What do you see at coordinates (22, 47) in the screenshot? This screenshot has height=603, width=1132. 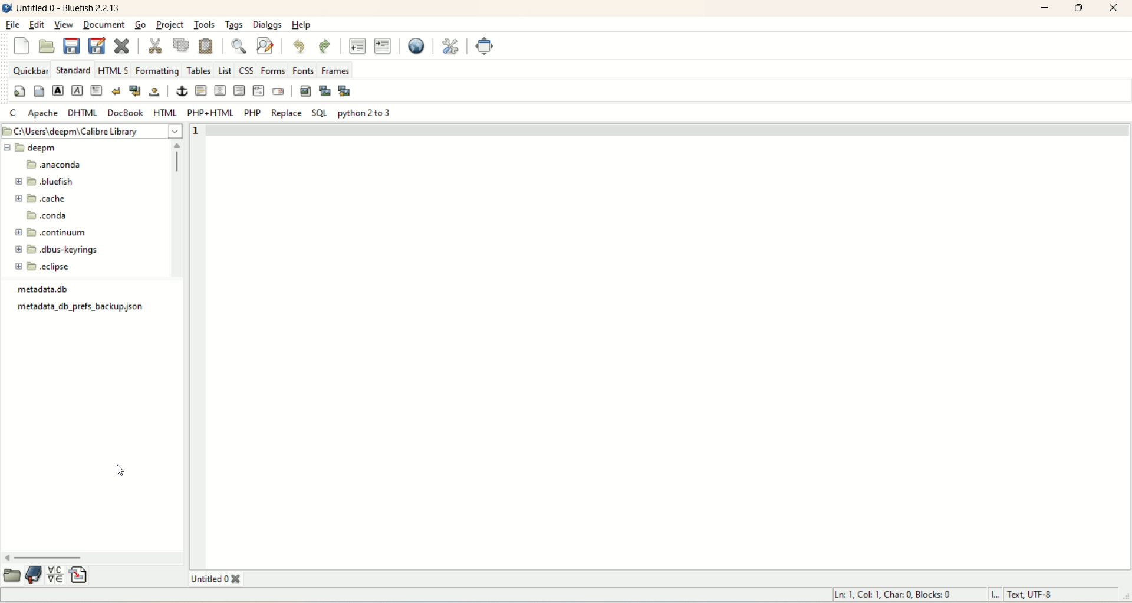 I see `new` at bounding box center [22, 47].